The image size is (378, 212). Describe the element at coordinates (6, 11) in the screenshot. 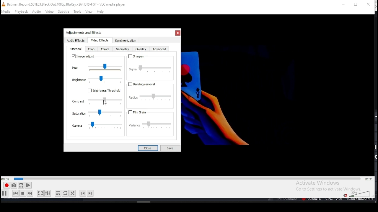

I see `media` at that location.